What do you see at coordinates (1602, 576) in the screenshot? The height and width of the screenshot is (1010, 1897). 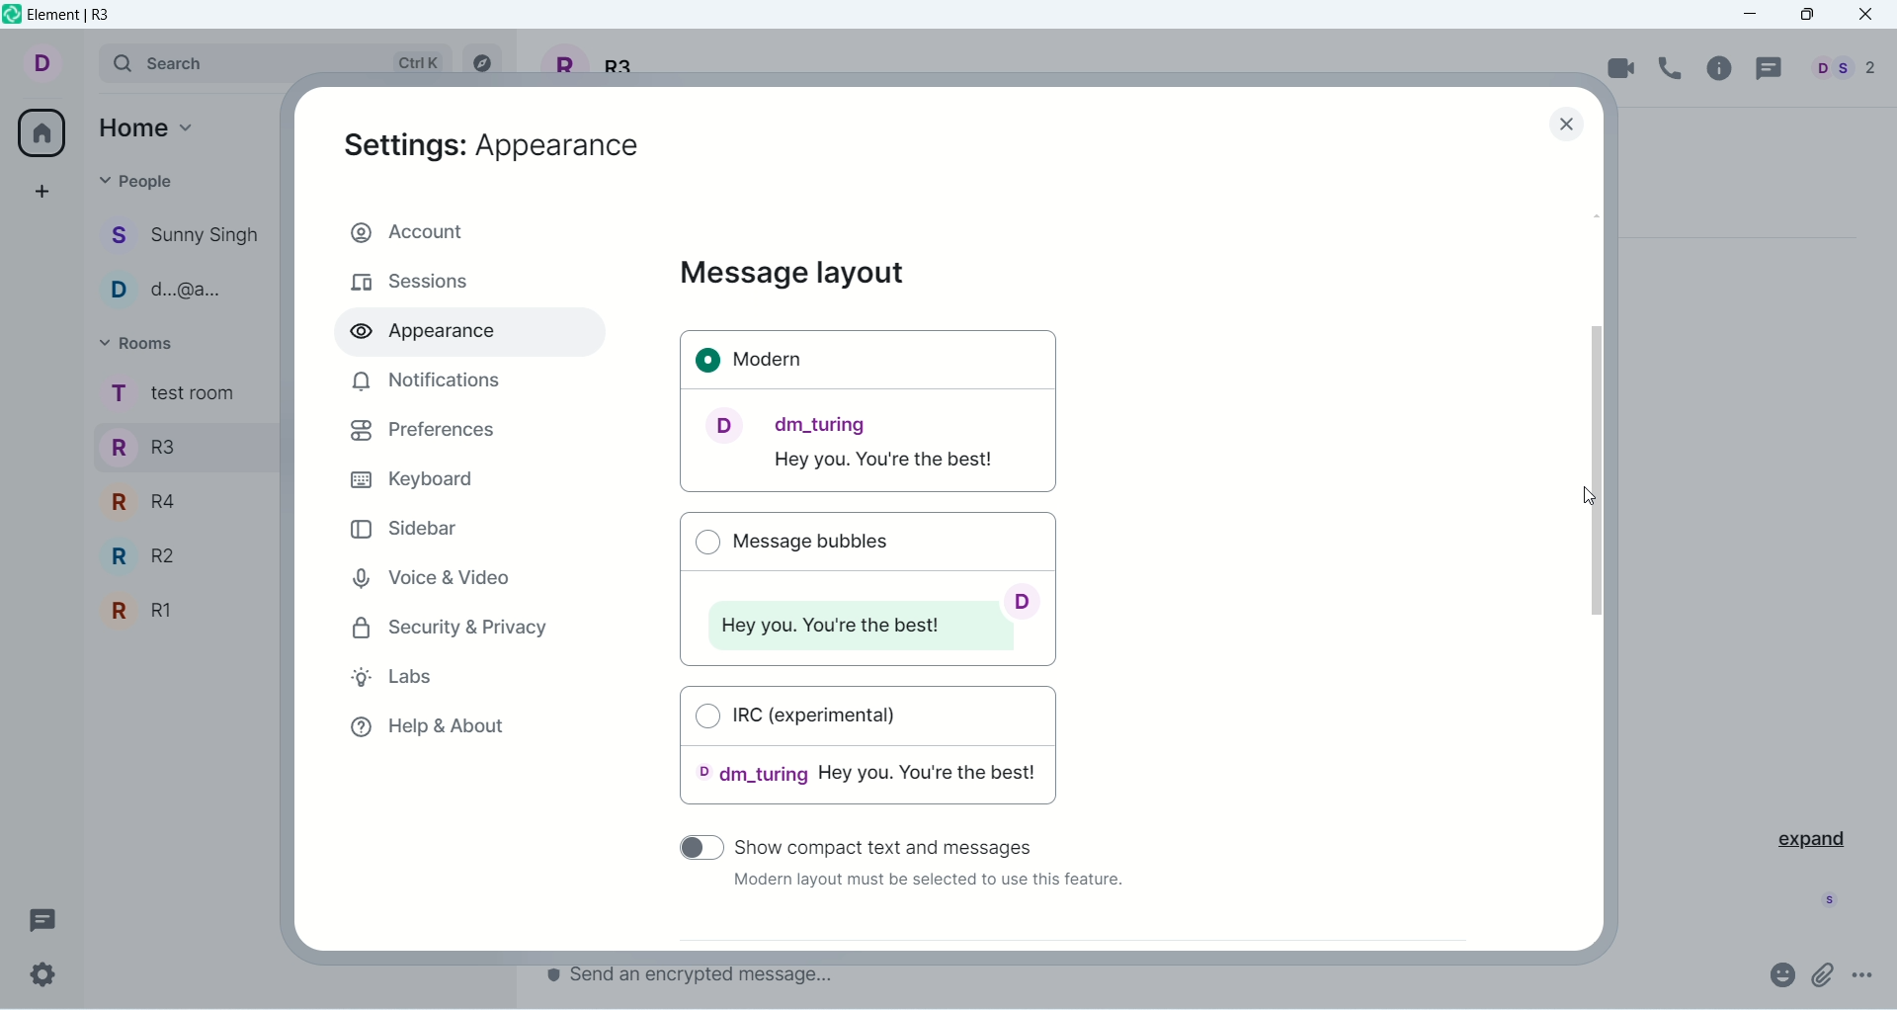 I see `vertical scroll bar` at bounding box center [1602, 576].